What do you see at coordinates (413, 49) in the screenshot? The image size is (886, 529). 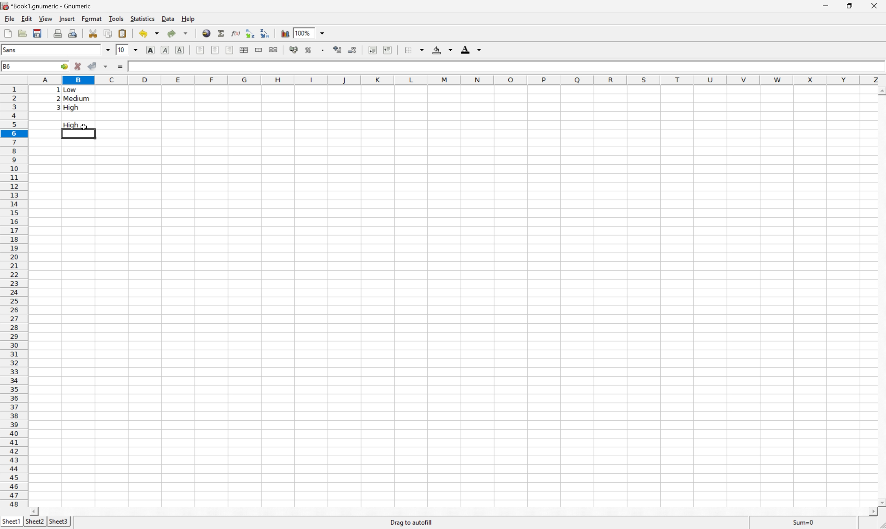 I see `Borders` at bounding box center [413, 49].